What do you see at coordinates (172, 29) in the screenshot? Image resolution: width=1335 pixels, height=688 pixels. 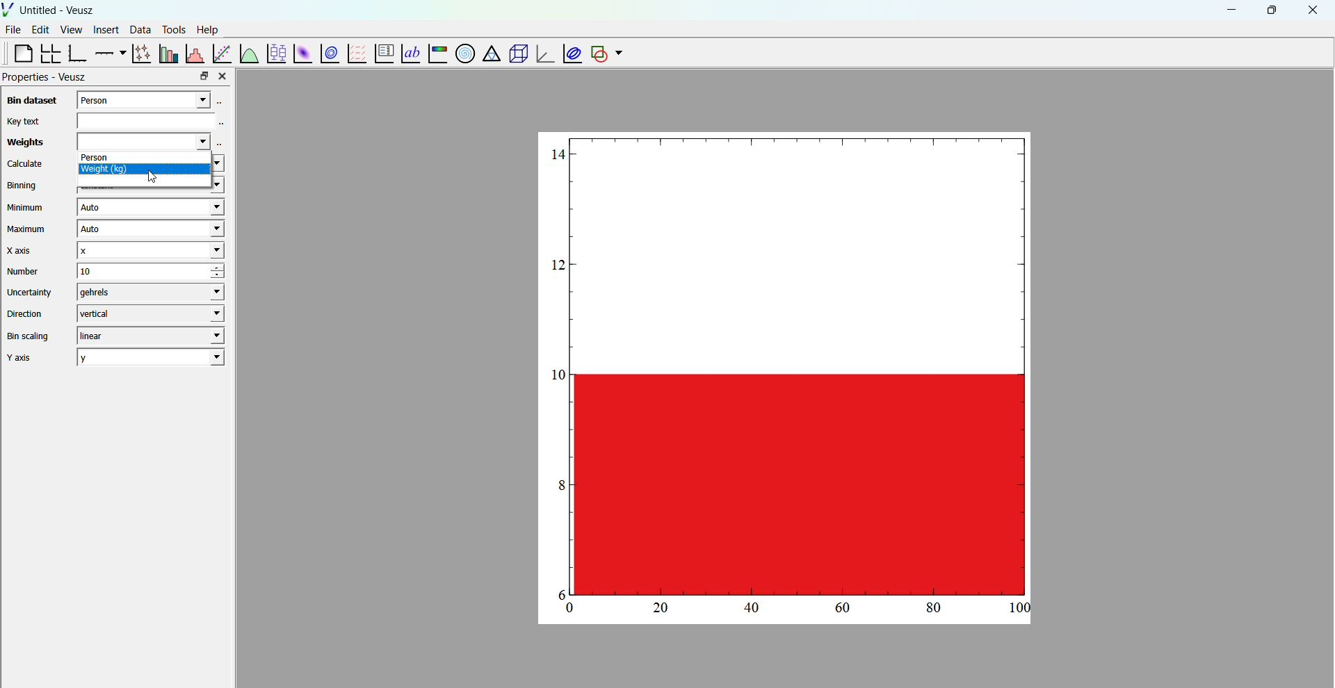 I see `tools` at bounding box center [172, 29].